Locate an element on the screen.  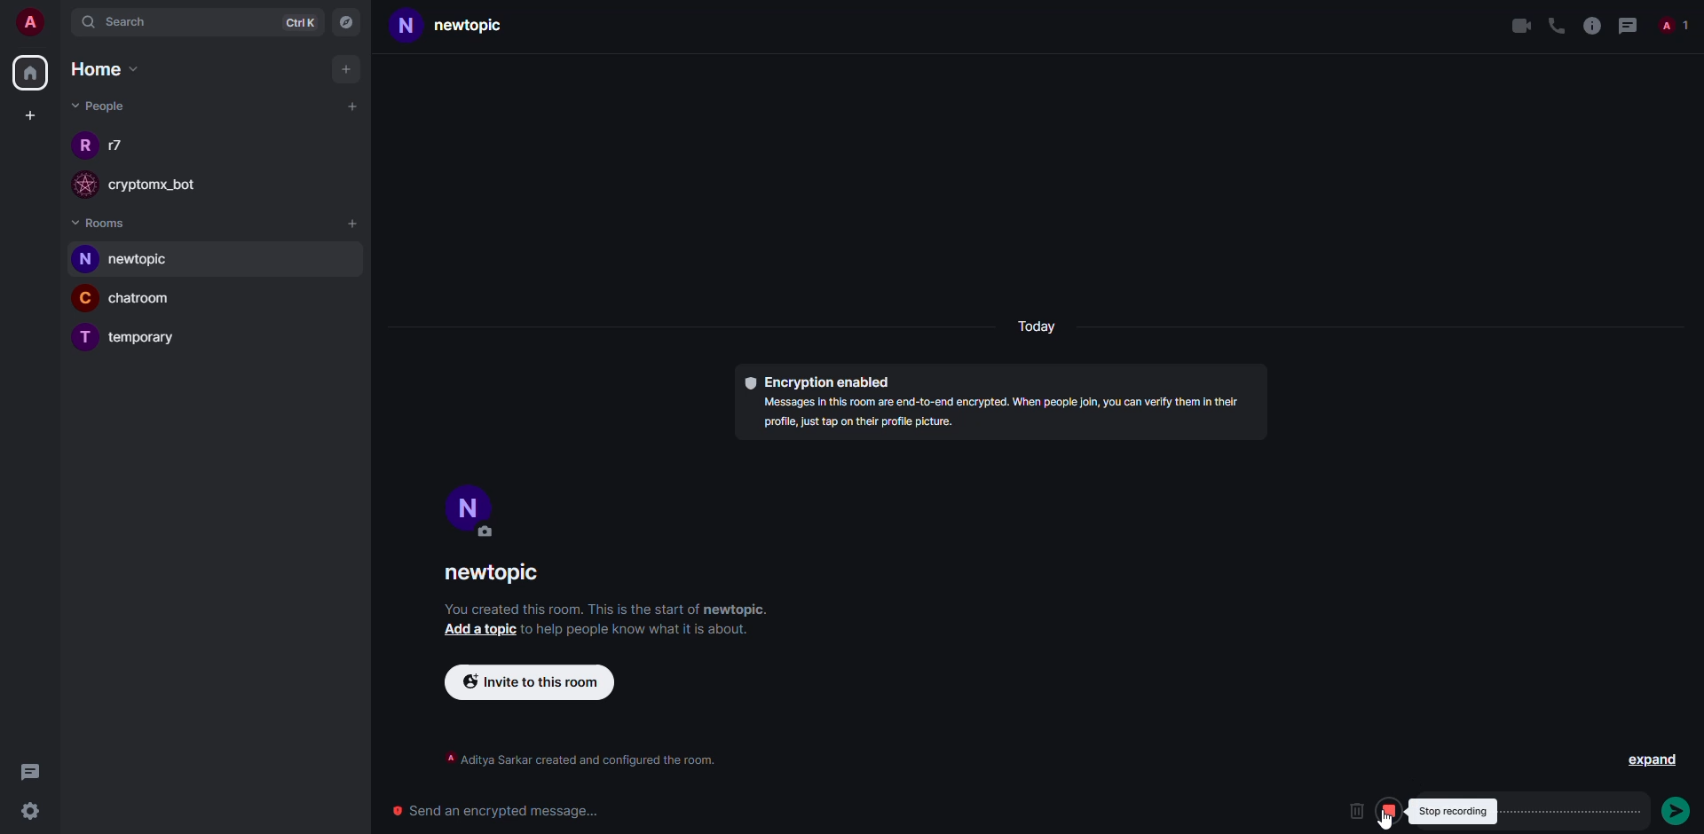
search is located at coordinates (120, 23).